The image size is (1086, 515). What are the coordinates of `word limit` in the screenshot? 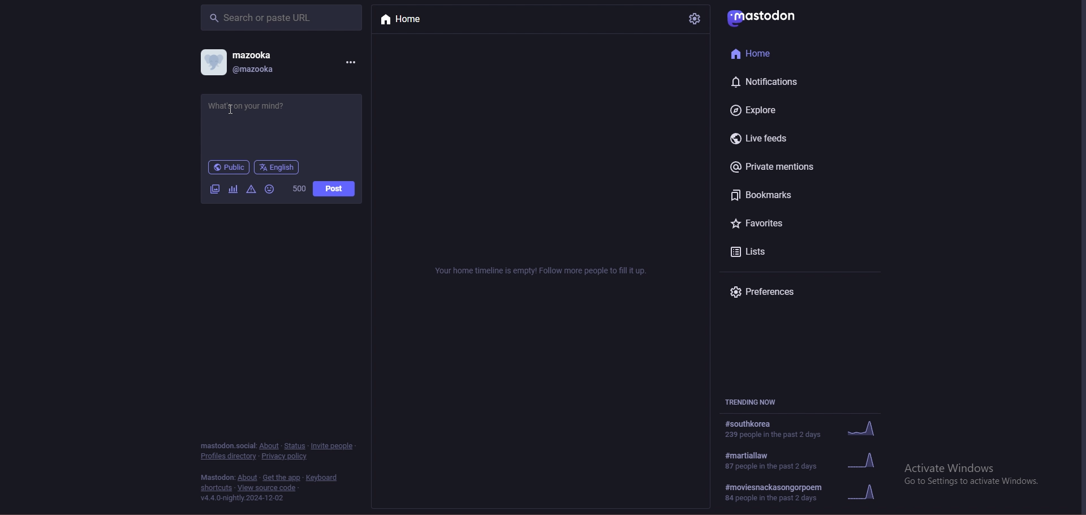 It's located at (299, 188).